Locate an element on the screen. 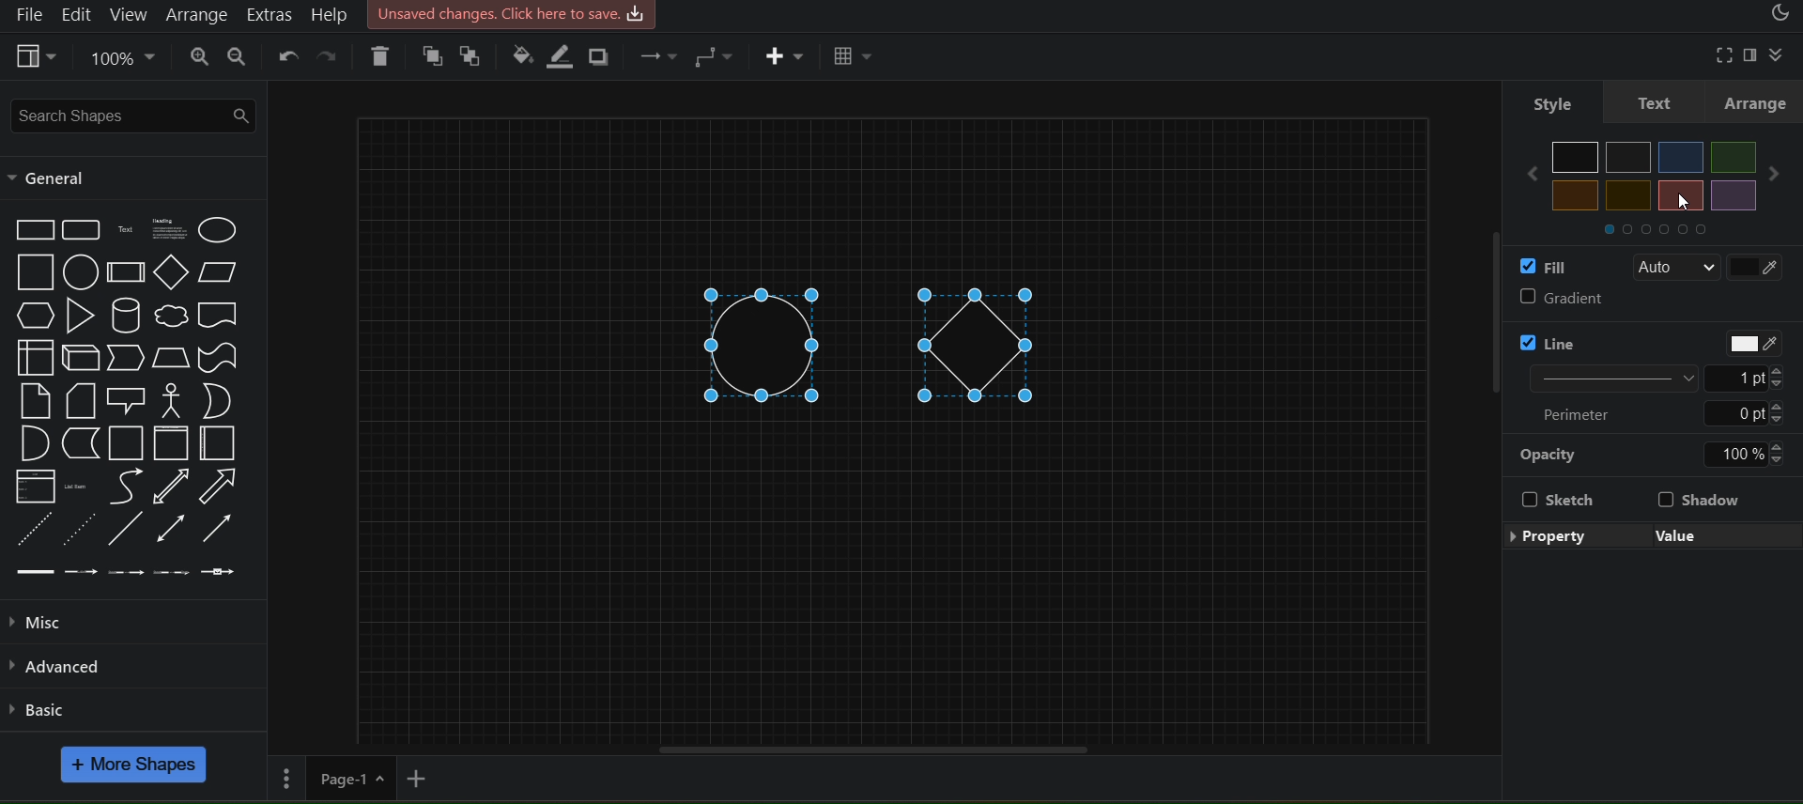 The width and height of the screenshot is (1803, 804). shadow is located at coordinates (1723, 502).